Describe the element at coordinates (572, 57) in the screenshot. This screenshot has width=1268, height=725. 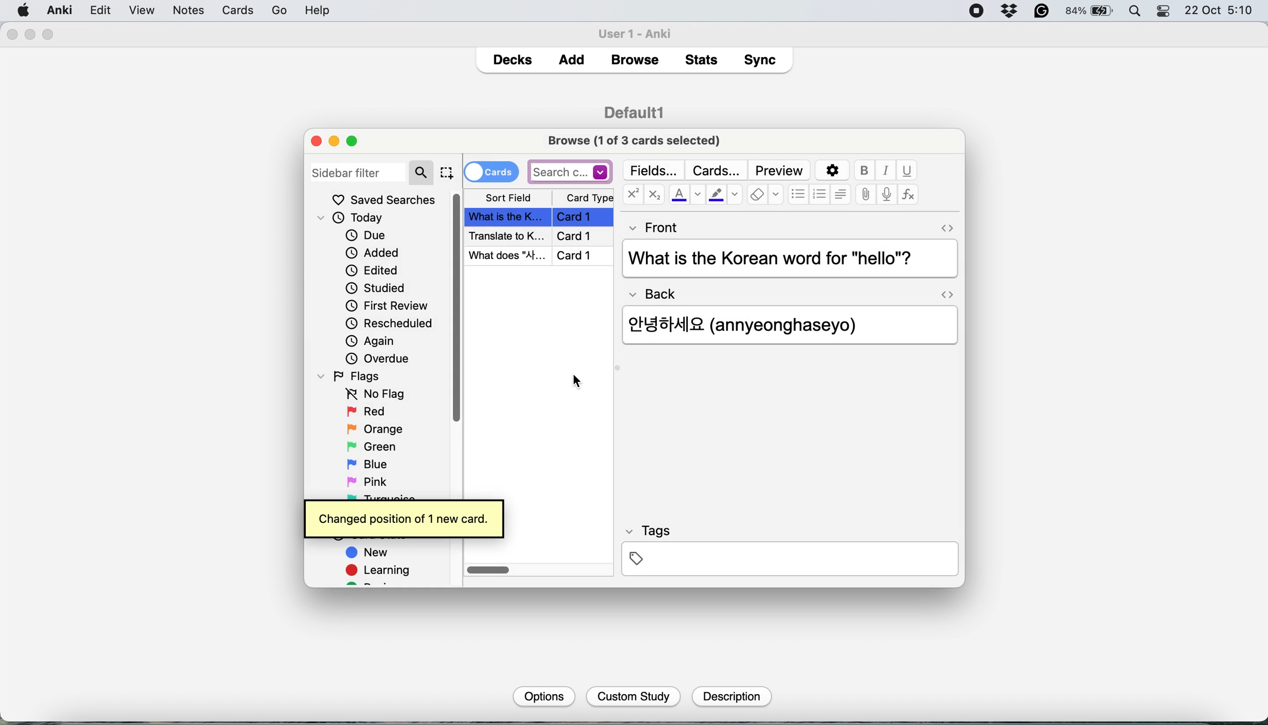
I see `Add` at that location.